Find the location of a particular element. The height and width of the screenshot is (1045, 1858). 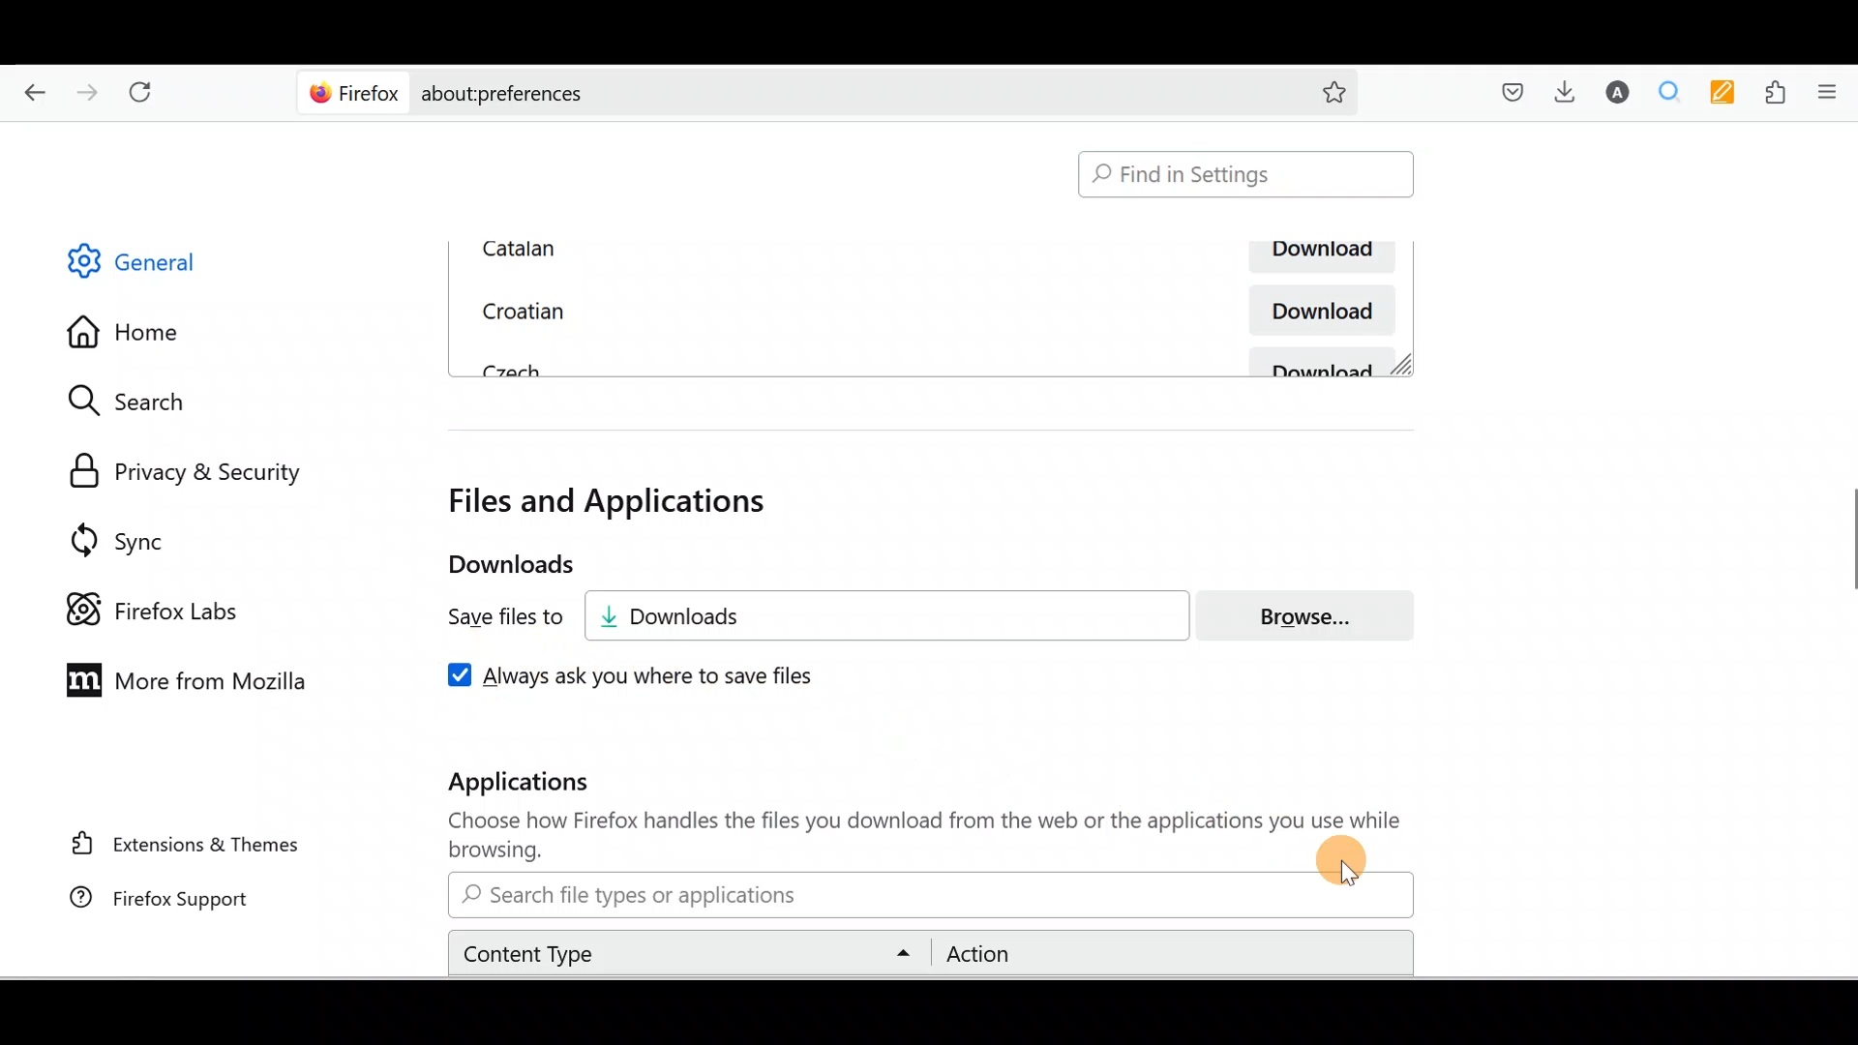

Files and applications is located at coordinates (614, 501).